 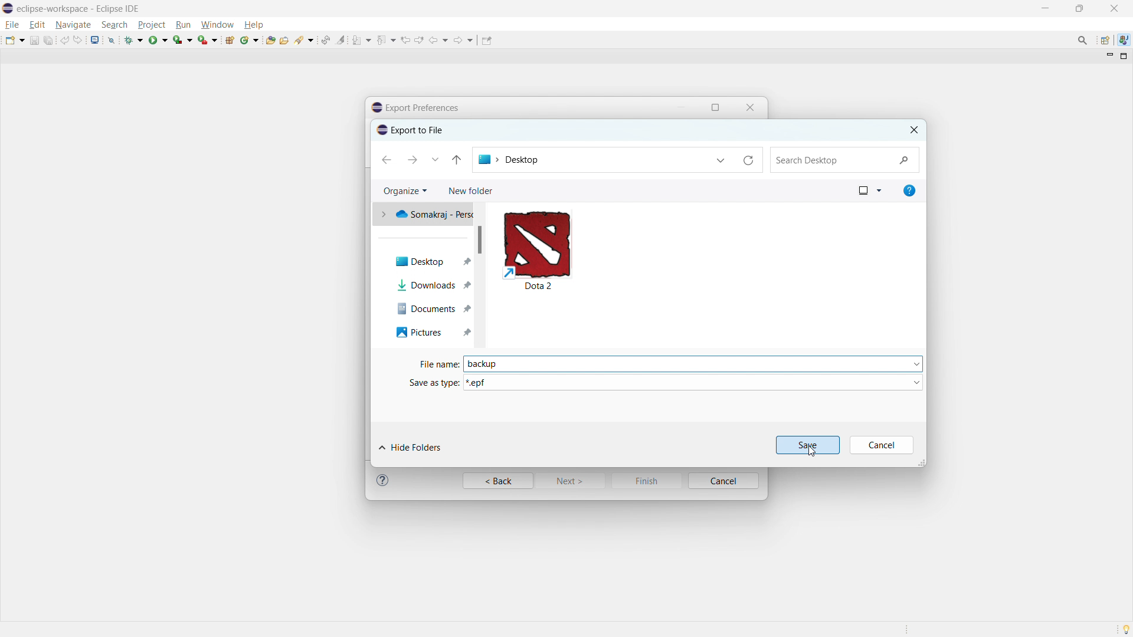 I want to click on new java package, so click(x=230, y=40).